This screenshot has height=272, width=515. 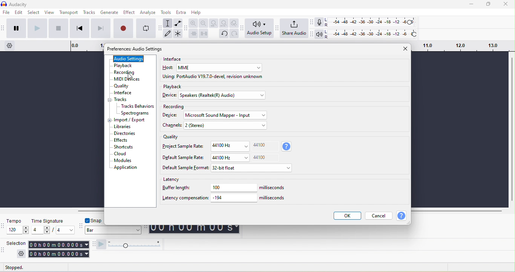 I want to click on spectograms, so click(x=133, y=113).